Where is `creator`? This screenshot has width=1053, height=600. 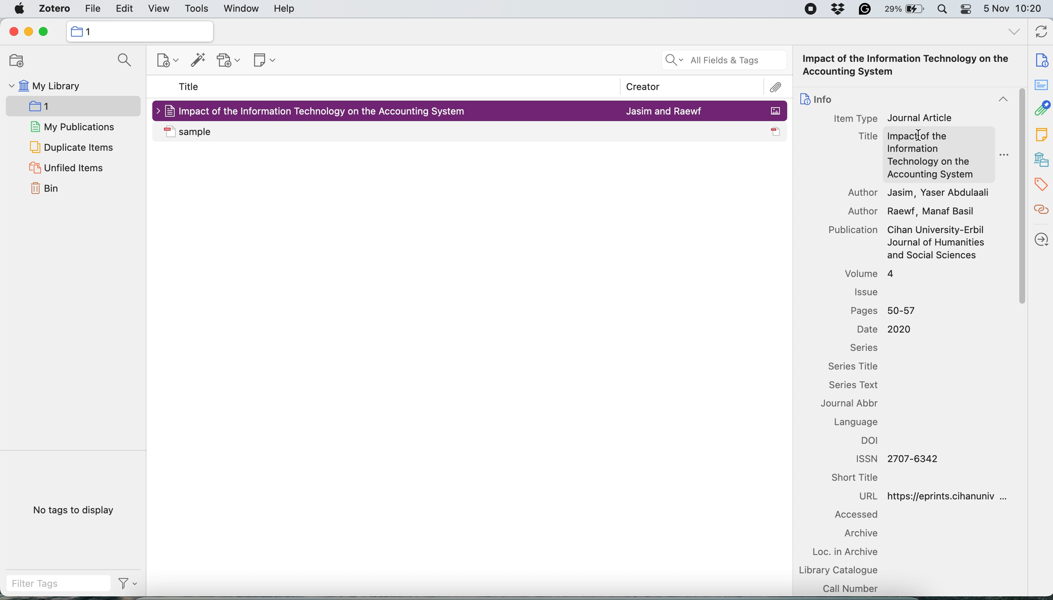
creator is located at coordinates (643, 86).